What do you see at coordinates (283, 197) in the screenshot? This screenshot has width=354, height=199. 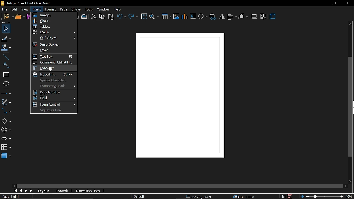 I see `scaling factor` at bounding box center [283, 197].